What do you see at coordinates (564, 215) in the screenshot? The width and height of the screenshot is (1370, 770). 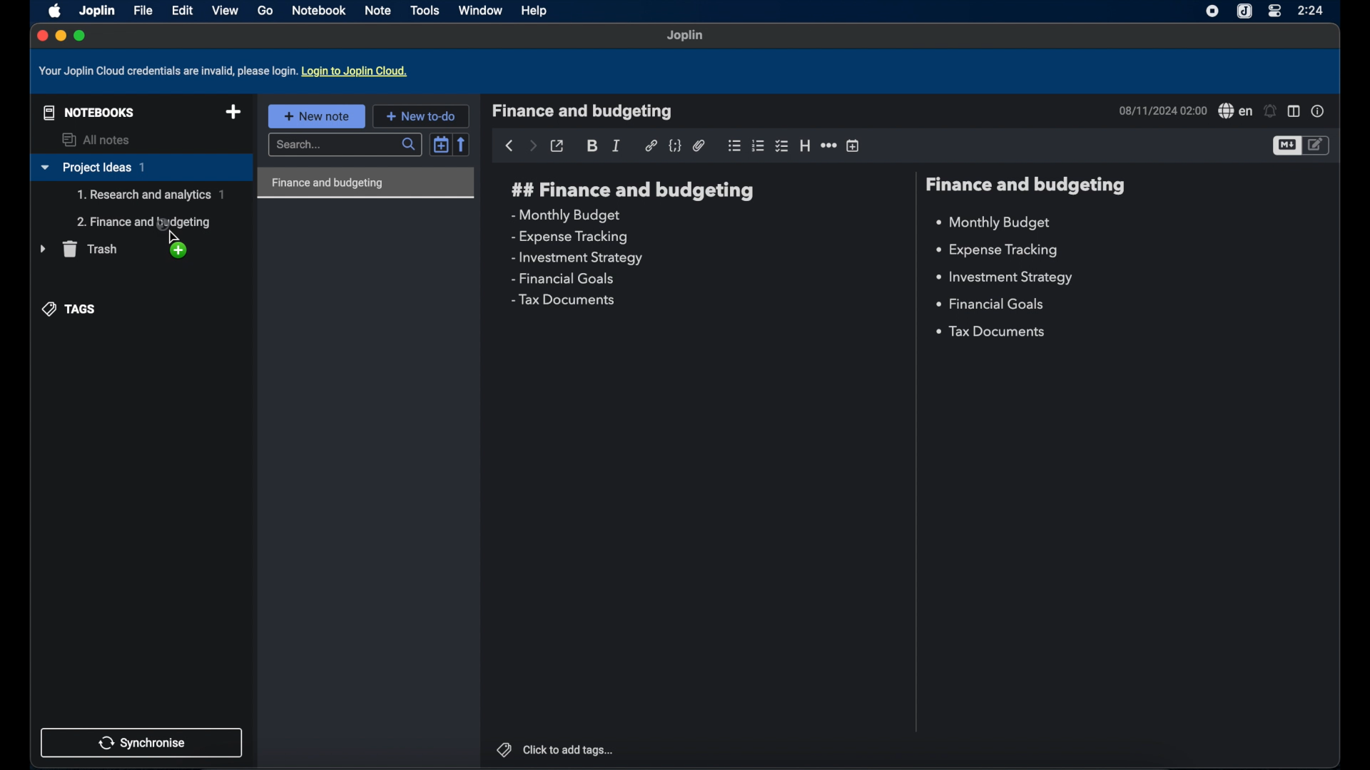 I see `monthly budget` at bounding box center [564, 215].